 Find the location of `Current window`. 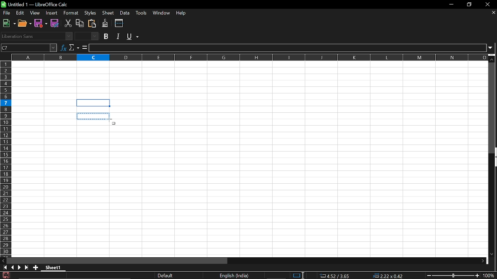

Current window is located at coordinates (36, 4).